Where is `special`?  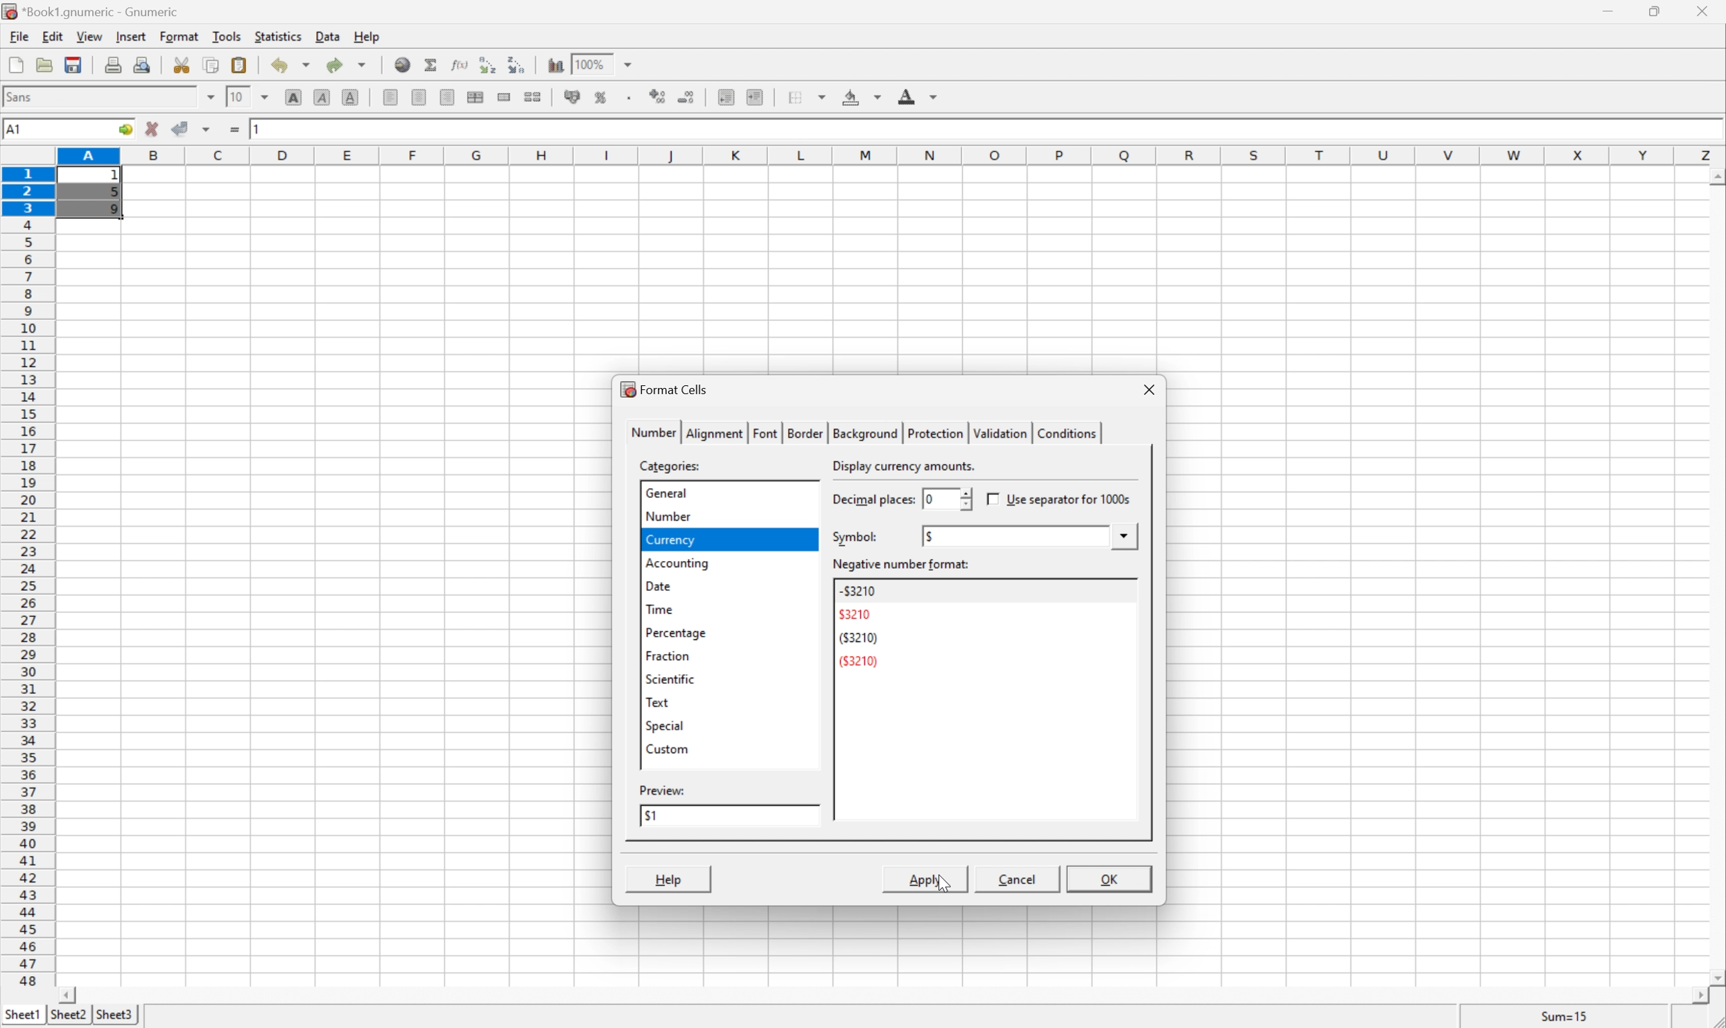
special is located at coordinates (665, 725).